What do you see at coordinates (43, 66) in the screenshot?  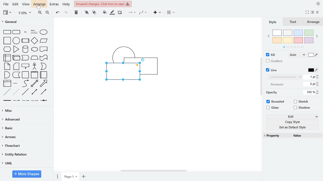 I see `or` at bounding box center [43, 66].